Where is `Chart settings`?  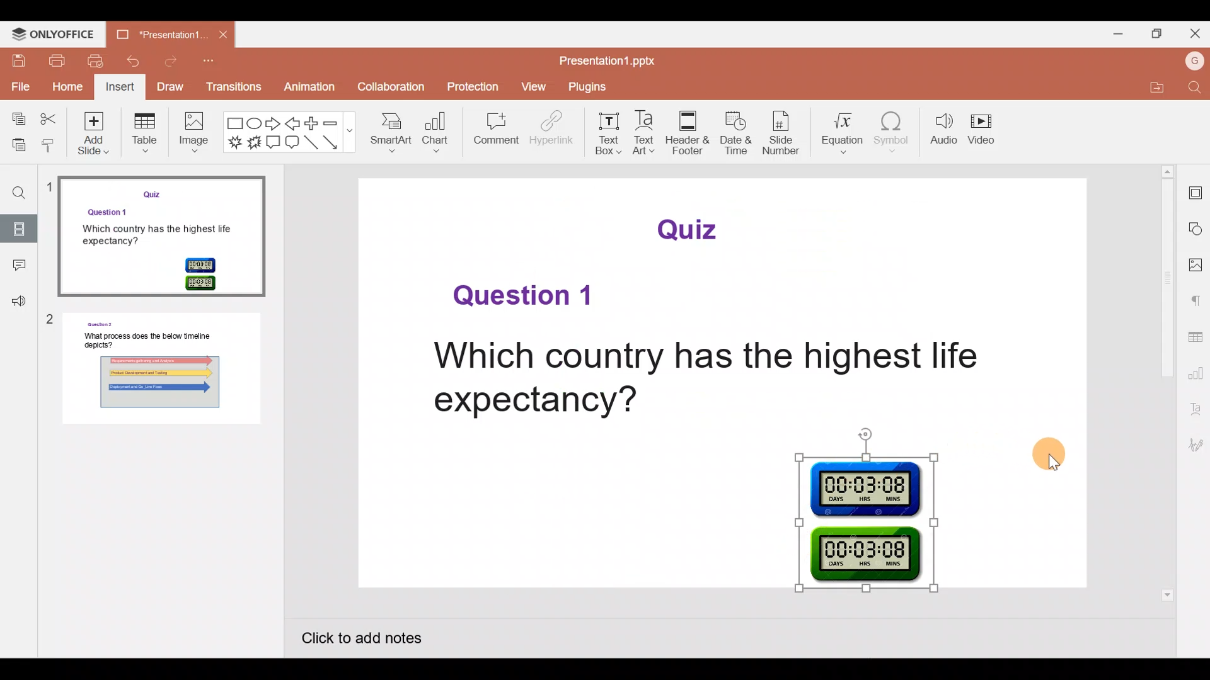 Chart settings is located at coordinates (1196, 373).